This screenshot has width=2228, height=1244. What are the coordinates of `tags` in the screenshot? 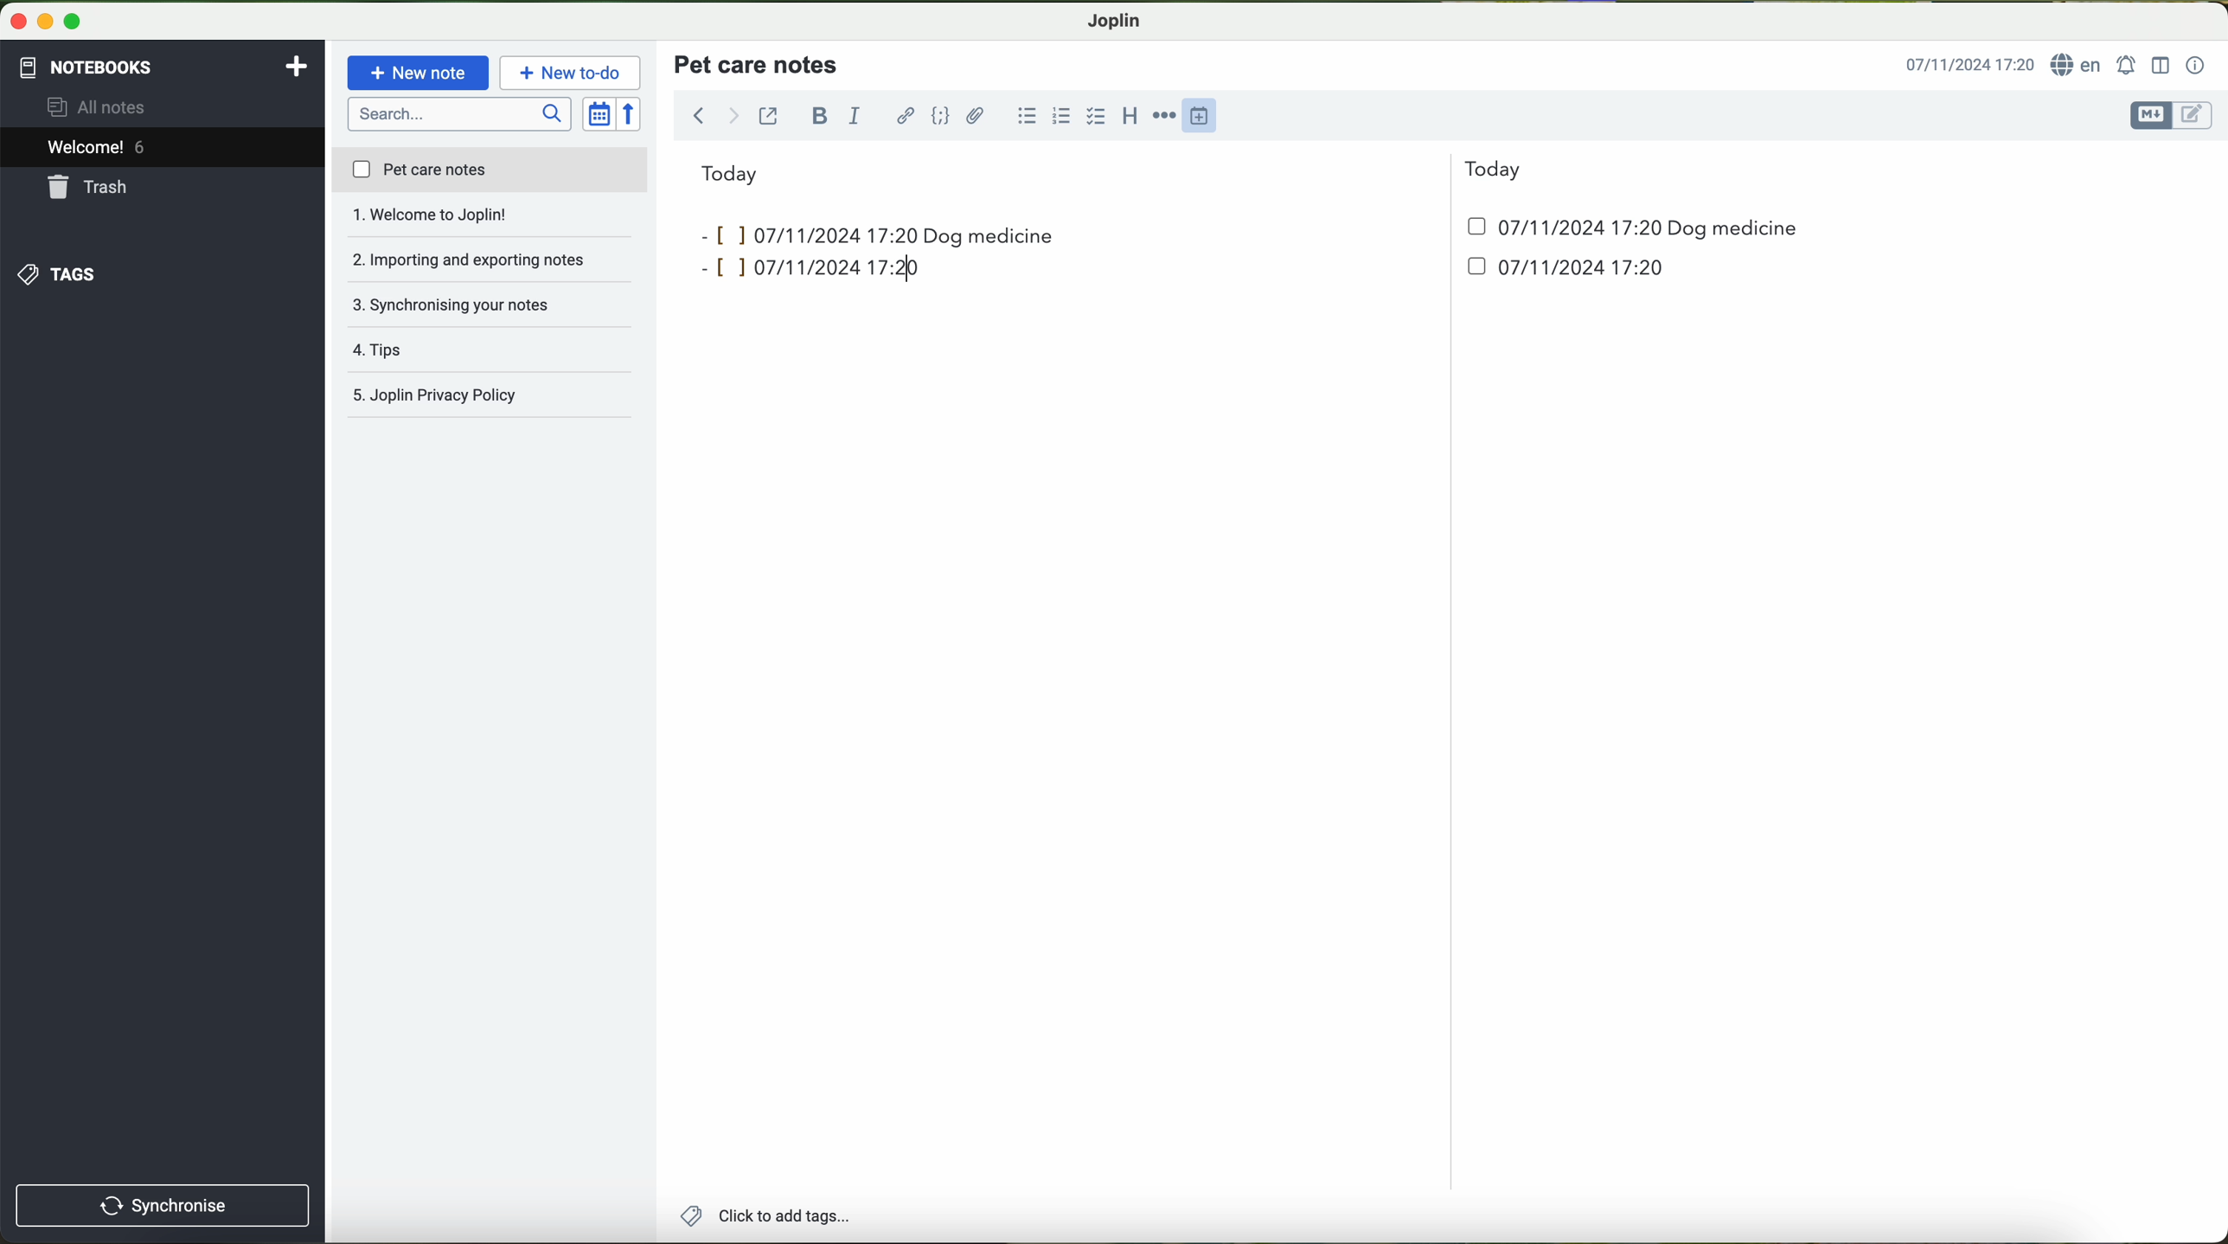 It's located at (54, 274).